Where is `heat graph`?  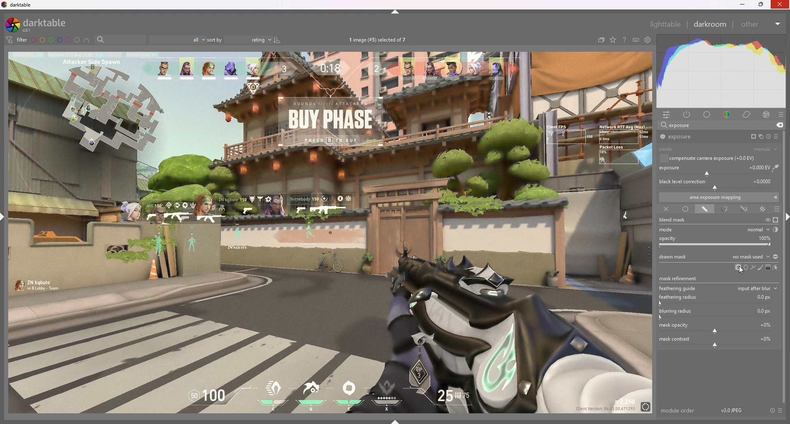
heat graph is located at coordinates (720, 71).